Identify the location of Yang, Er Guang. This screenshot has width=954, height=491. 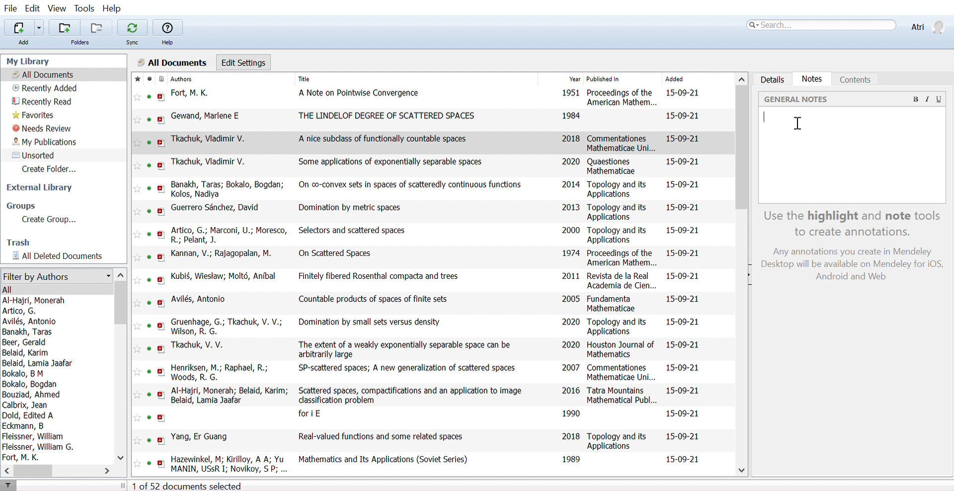
(201, 437).